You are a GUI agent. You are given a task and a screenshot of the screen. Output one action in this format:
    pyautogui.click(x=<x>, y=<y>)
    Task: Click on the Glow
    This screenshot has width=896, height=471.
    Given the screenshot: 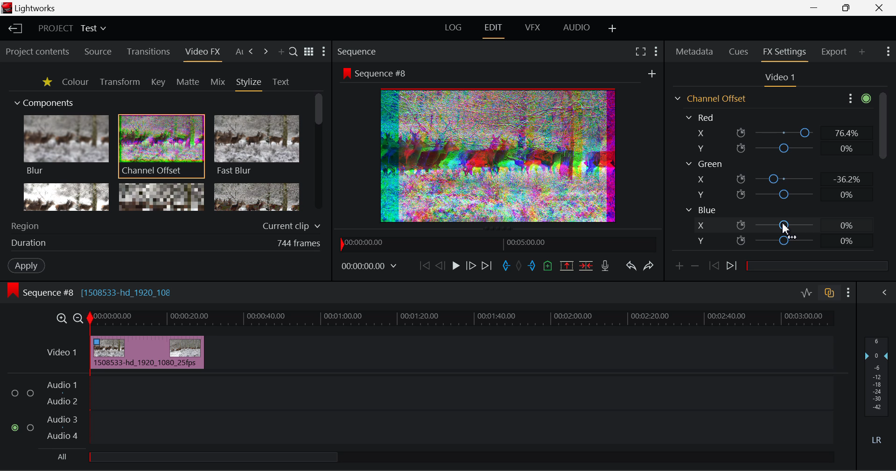 What is the action you would take?
    pyautogui.click(x=65, y=196)
    